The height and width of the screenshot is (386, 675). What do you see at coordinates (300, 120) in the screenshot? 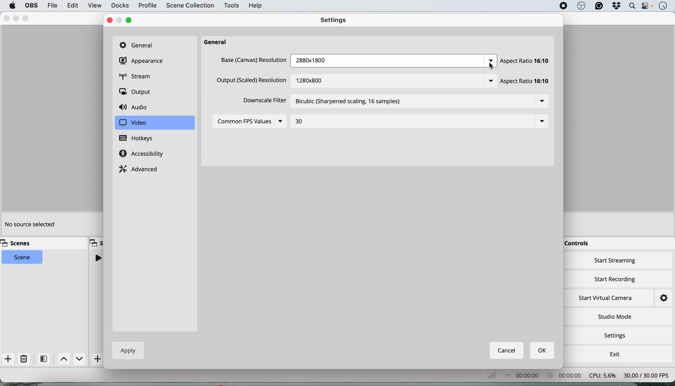
I see `30` at bounding box center [300, 120].